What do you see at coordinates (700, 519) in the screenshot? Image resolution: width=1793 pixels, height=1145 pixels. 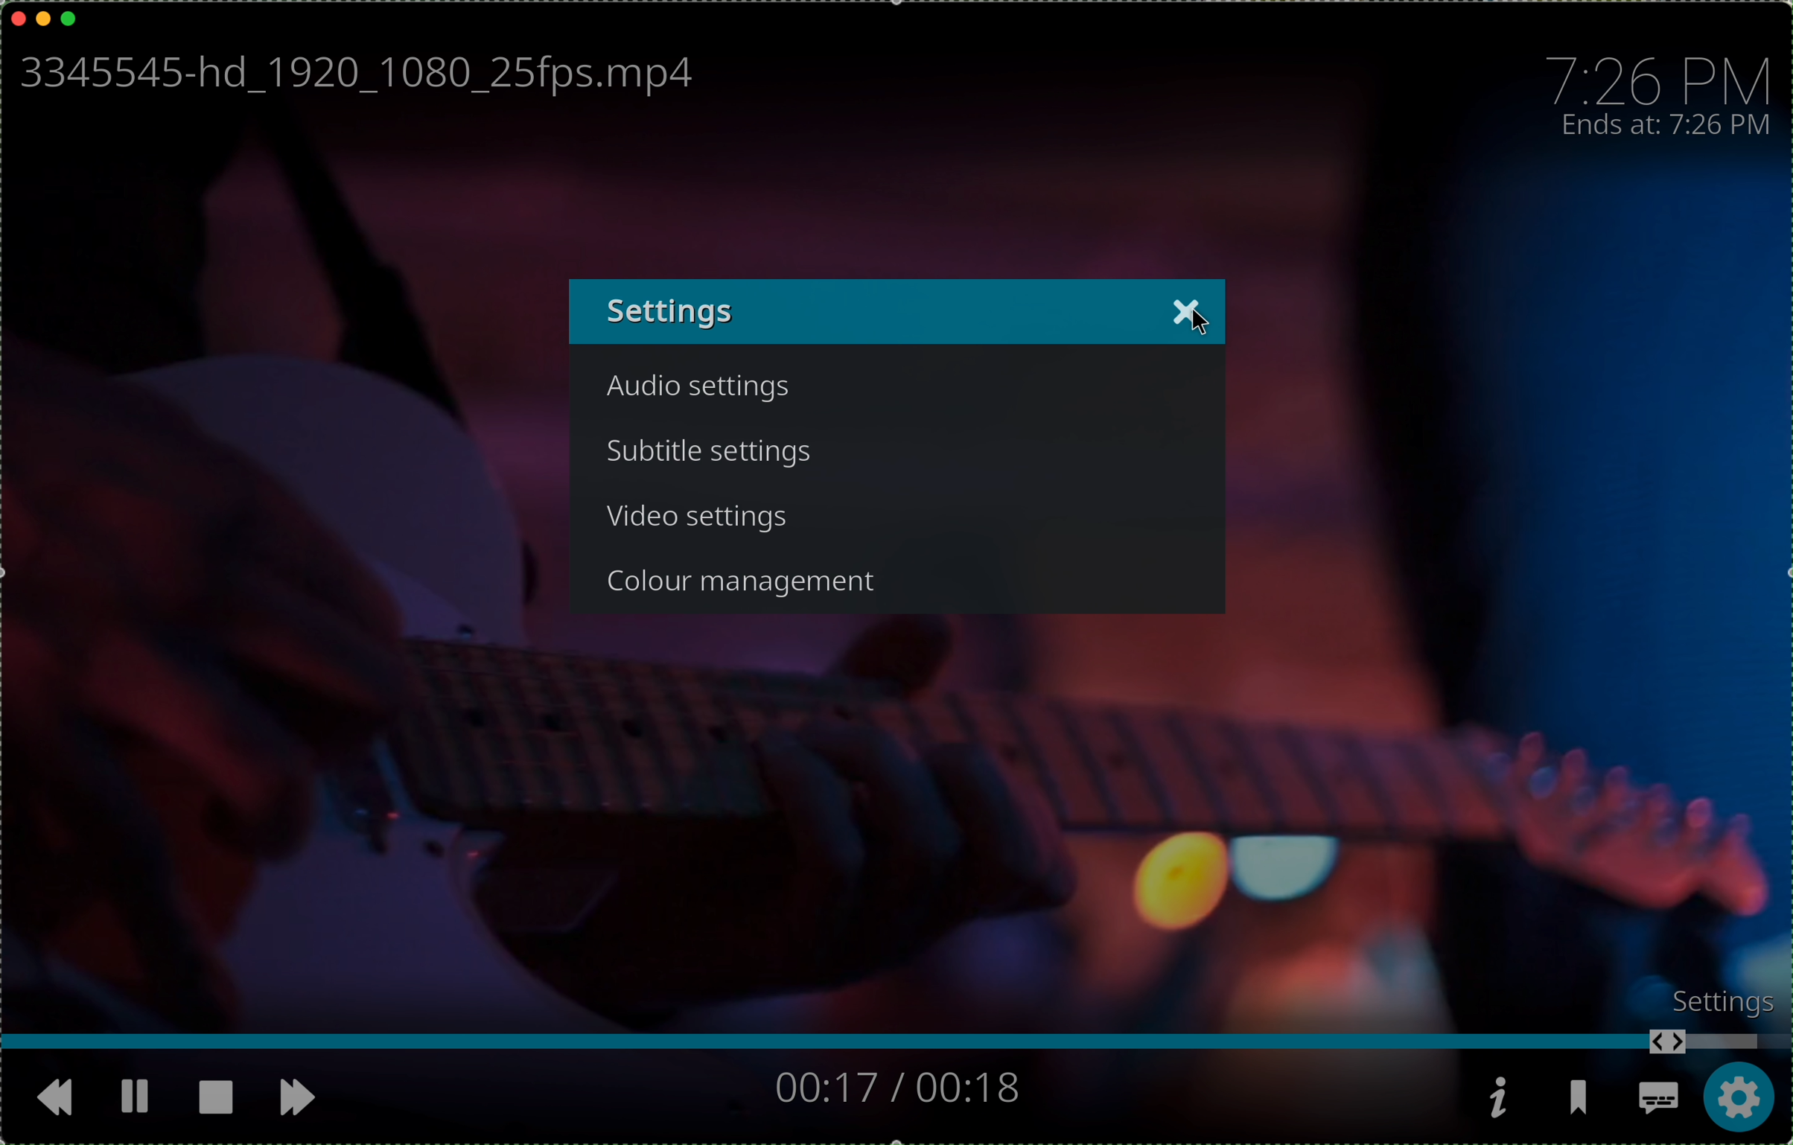 I see `video settings` at bounding box center [700, 519].